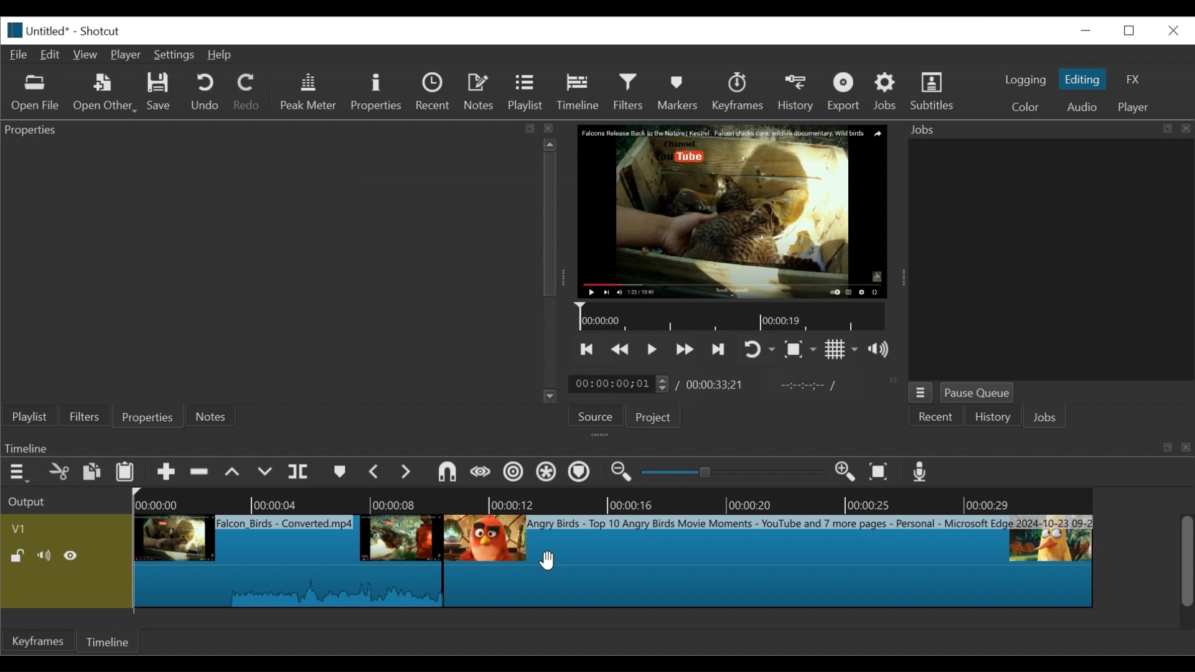 The width and height of the screenshot is (1195, 672). What do you see at coordinates (93, 471) in the screenshot?
I see `Copy` at bounding box center [93, 471].